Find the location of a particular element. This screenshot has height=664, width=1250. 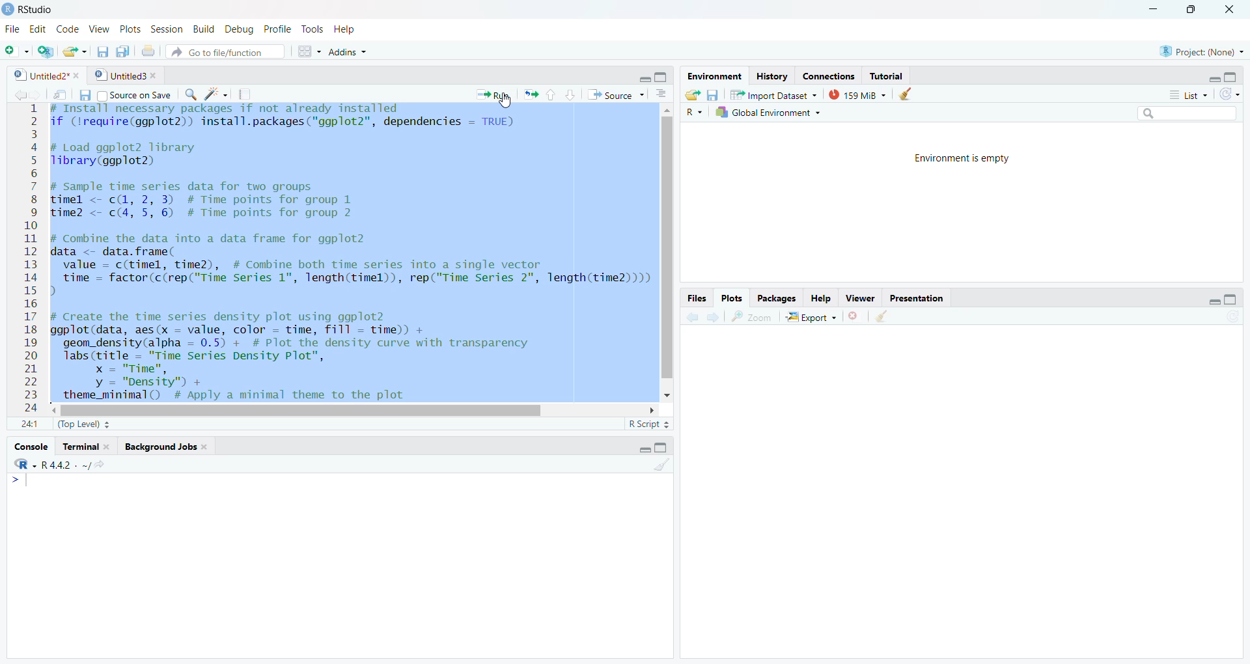

Build is located at coordinates (202, 29).